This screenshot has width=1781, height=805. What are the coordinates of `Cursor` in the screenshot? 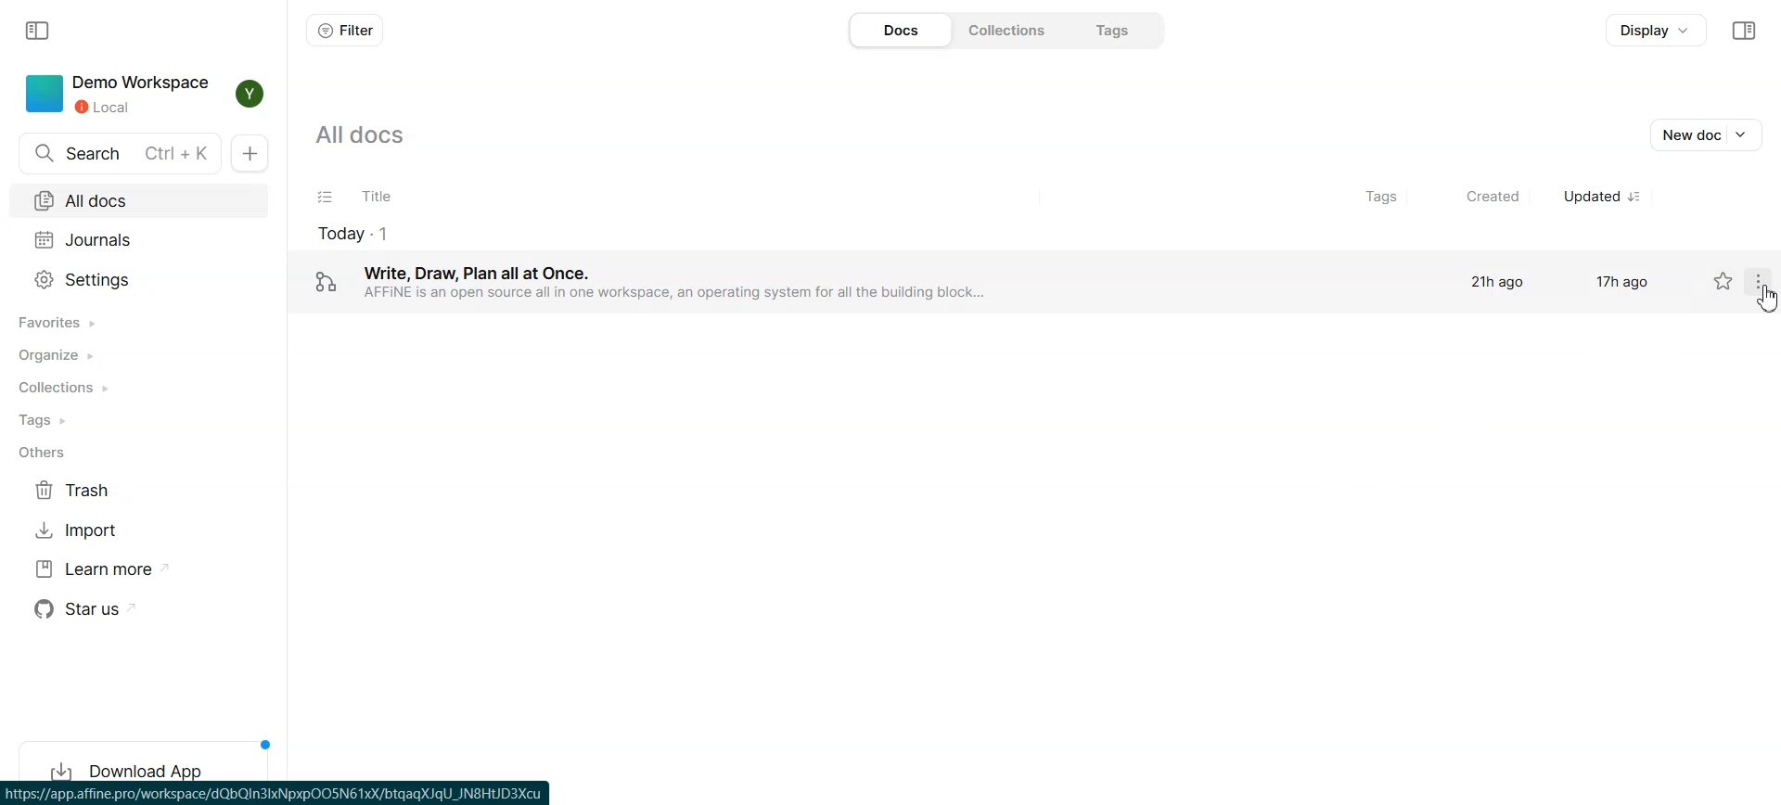 It's located at (1766, 299).